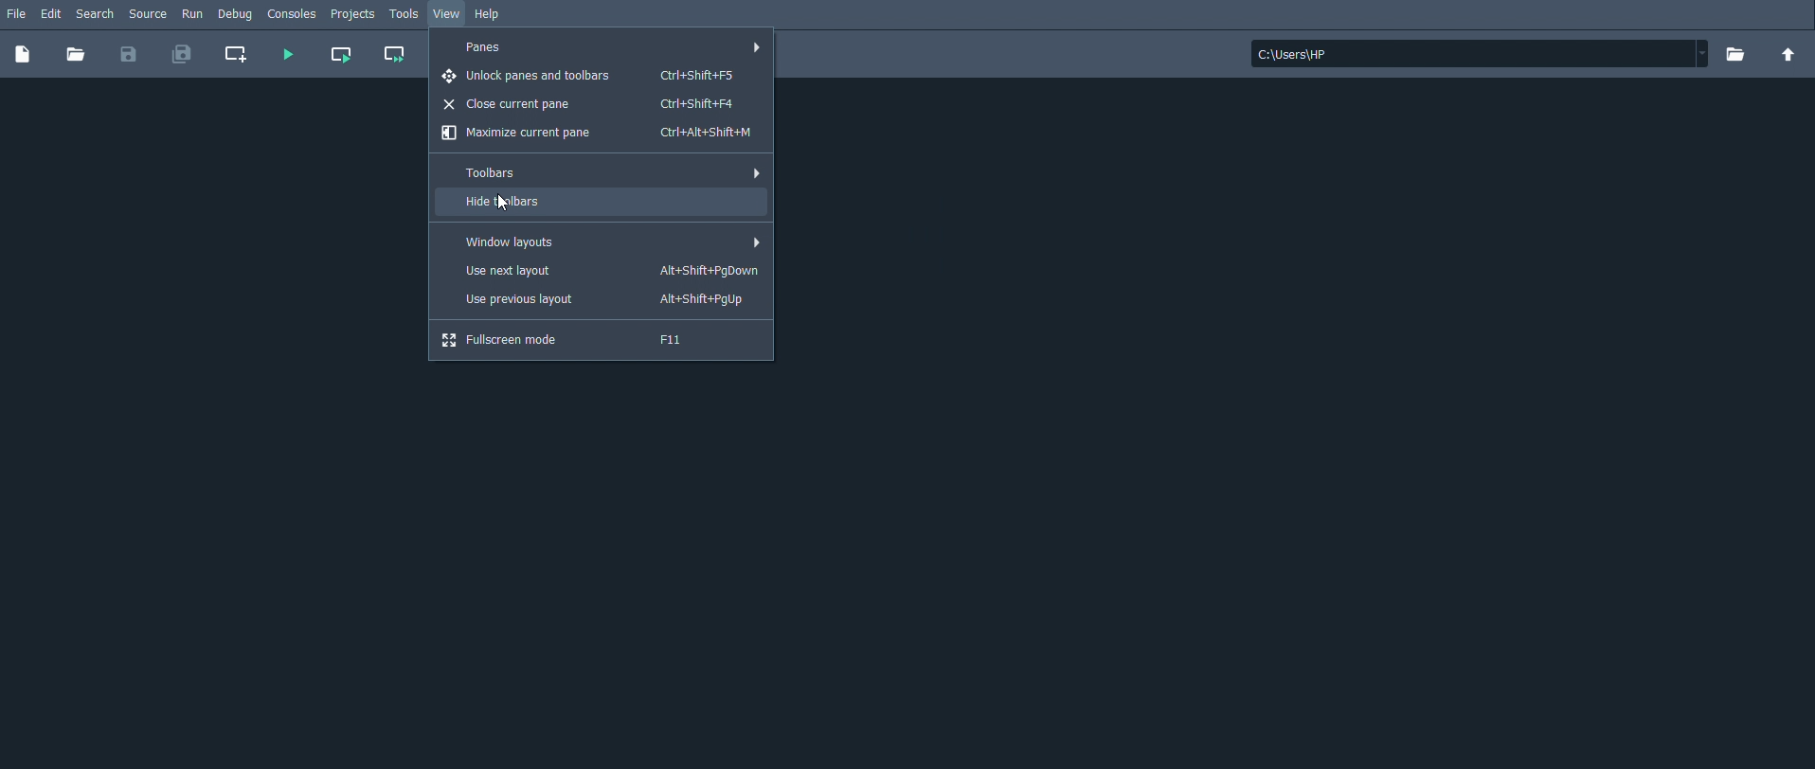  Describe the element at coordinates (192, 15) in the screenshot. I see `Run` at that location.